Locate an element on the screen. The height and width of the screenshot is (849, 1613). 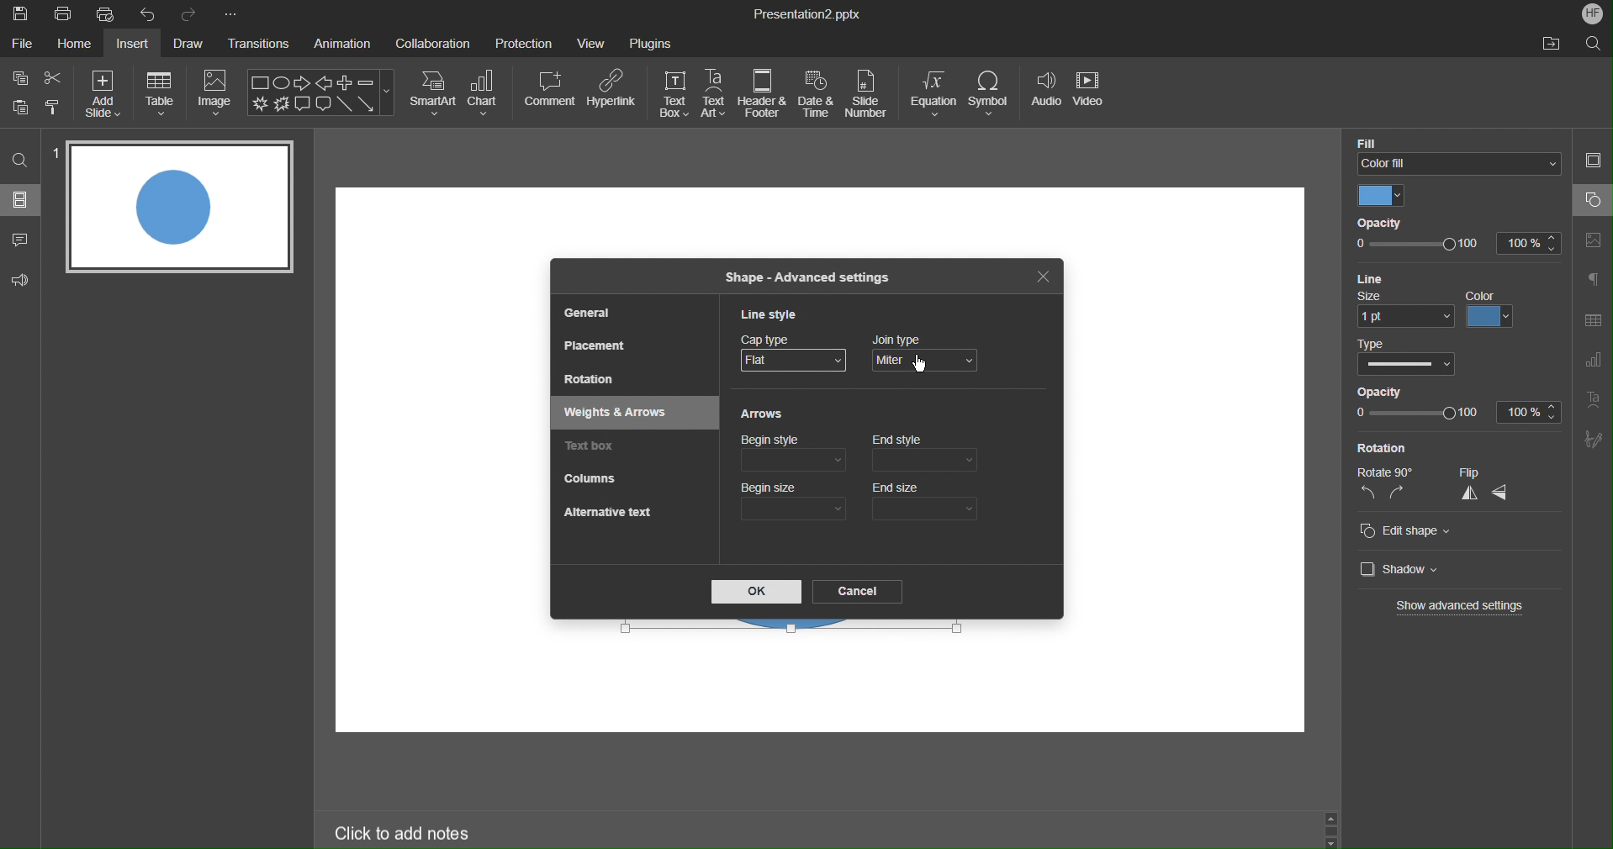
Search is located at coordinates (1594, 43).